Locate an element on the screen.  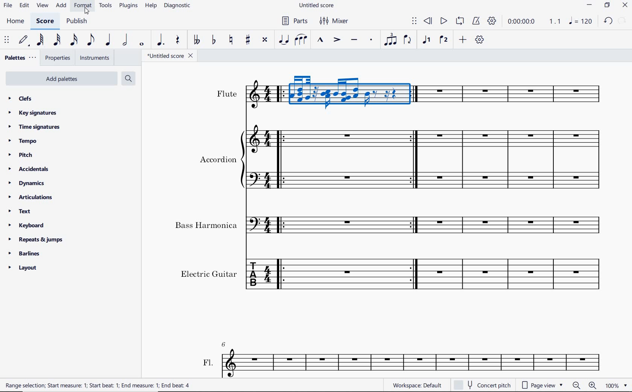
text is located at coordinates (20, 211).